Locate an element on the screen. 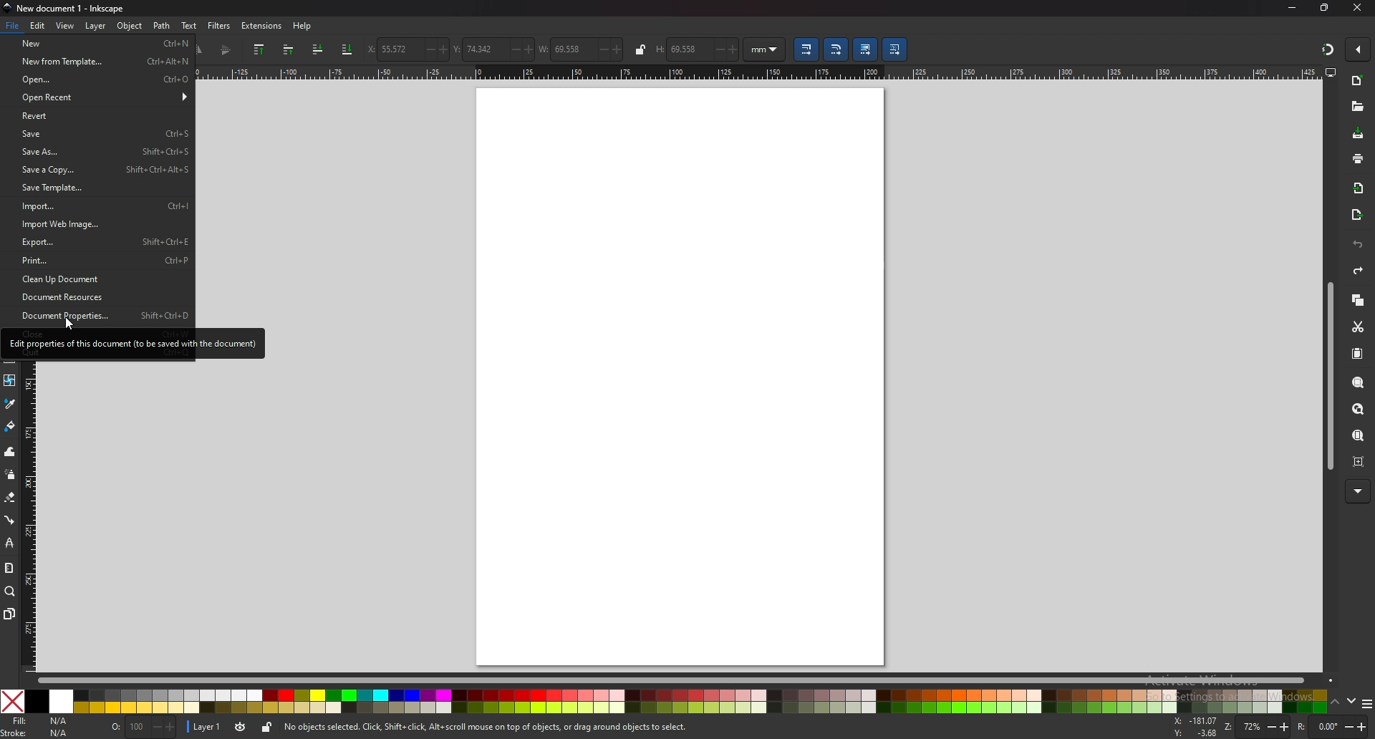 The height and width of the screenshot is (739, 1375). Path is located at coordinates (160, 25).